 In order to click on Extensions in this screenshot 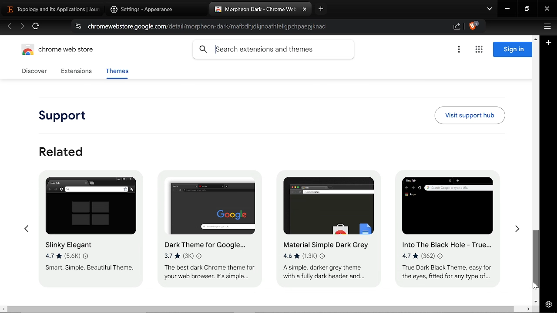, I will do `click(76, 72)`.